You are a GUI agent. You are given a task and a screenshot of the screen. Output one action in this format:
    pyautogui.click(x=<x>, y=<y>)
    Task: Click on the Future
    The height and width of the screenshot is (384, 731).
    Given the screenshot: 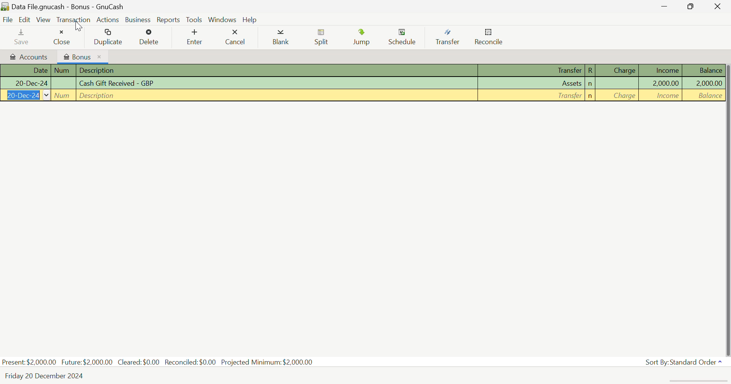 What is the action you would take?
    pyautogui.click(x=88, y=362)
    